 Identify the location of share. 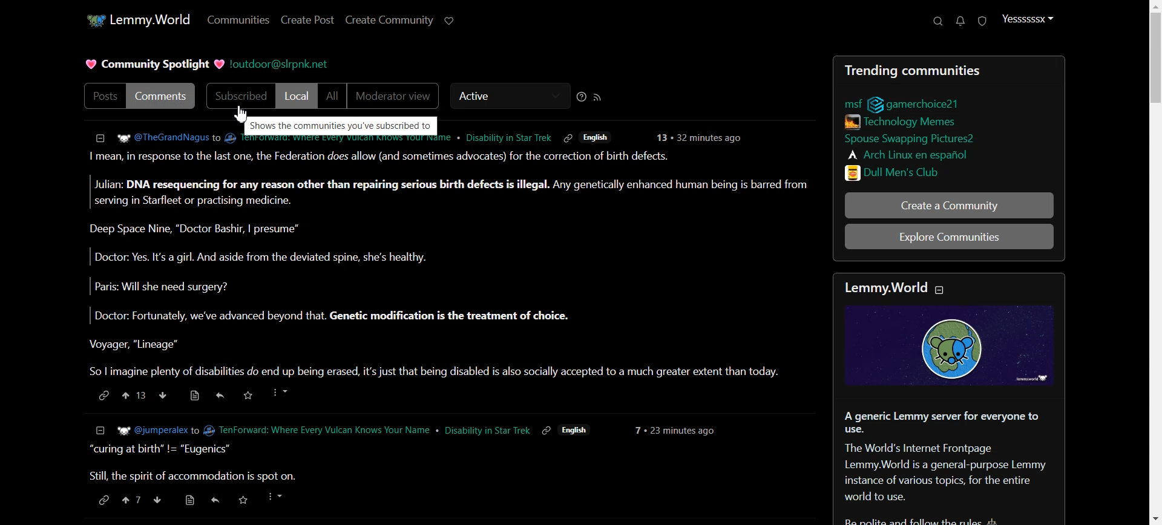
(214, 499).